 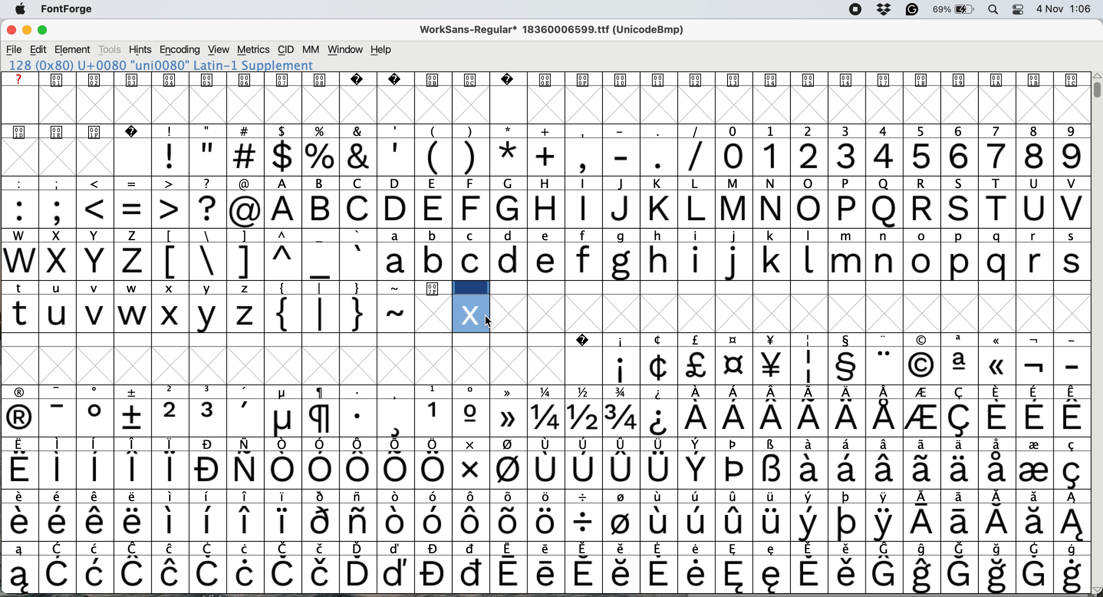 What do you see at coordinates (26, 31) in the screenshot?
I see `minimise` at bounding box center [26, 31].